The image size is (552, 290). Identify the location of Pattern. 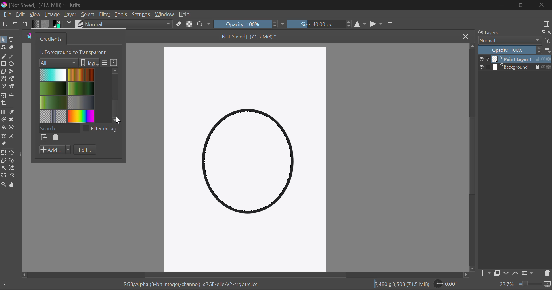
(45, 24).